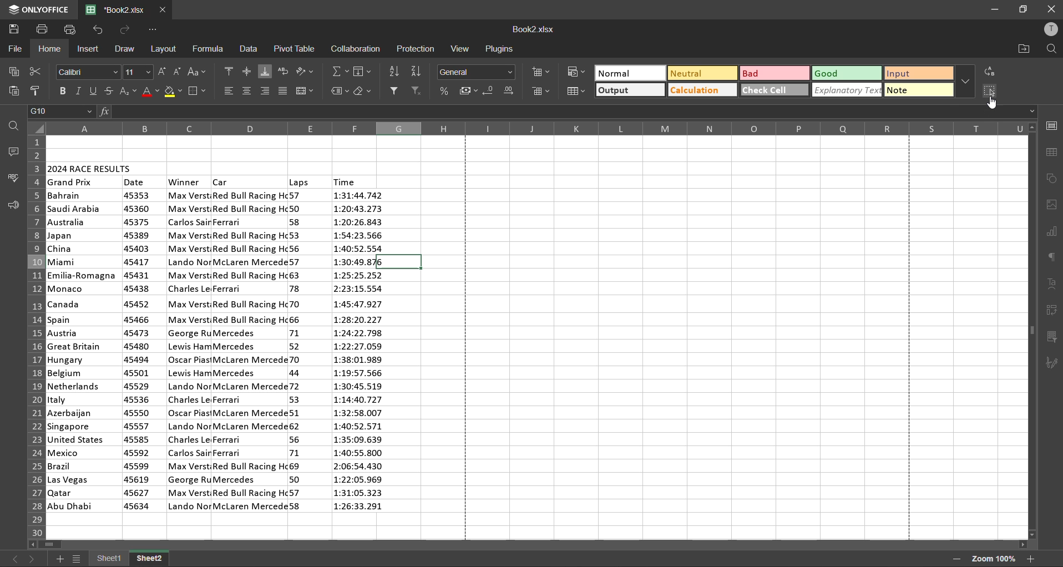 This screenshot has height=567, width=1063. I want to click on pivot table, so click(1051, 309).